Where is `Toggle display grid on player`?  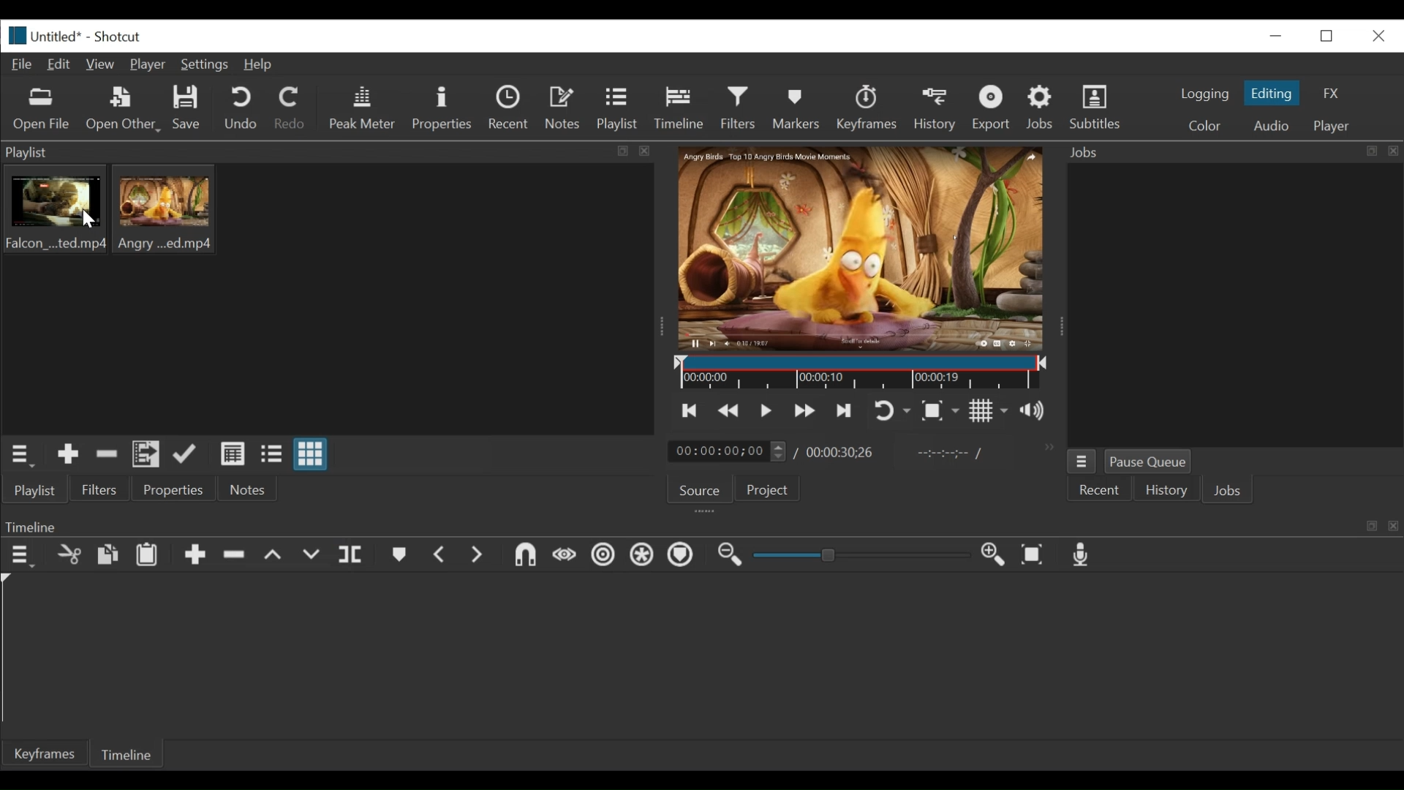
Toggle display grid on player is located at coordinates (989, 410).